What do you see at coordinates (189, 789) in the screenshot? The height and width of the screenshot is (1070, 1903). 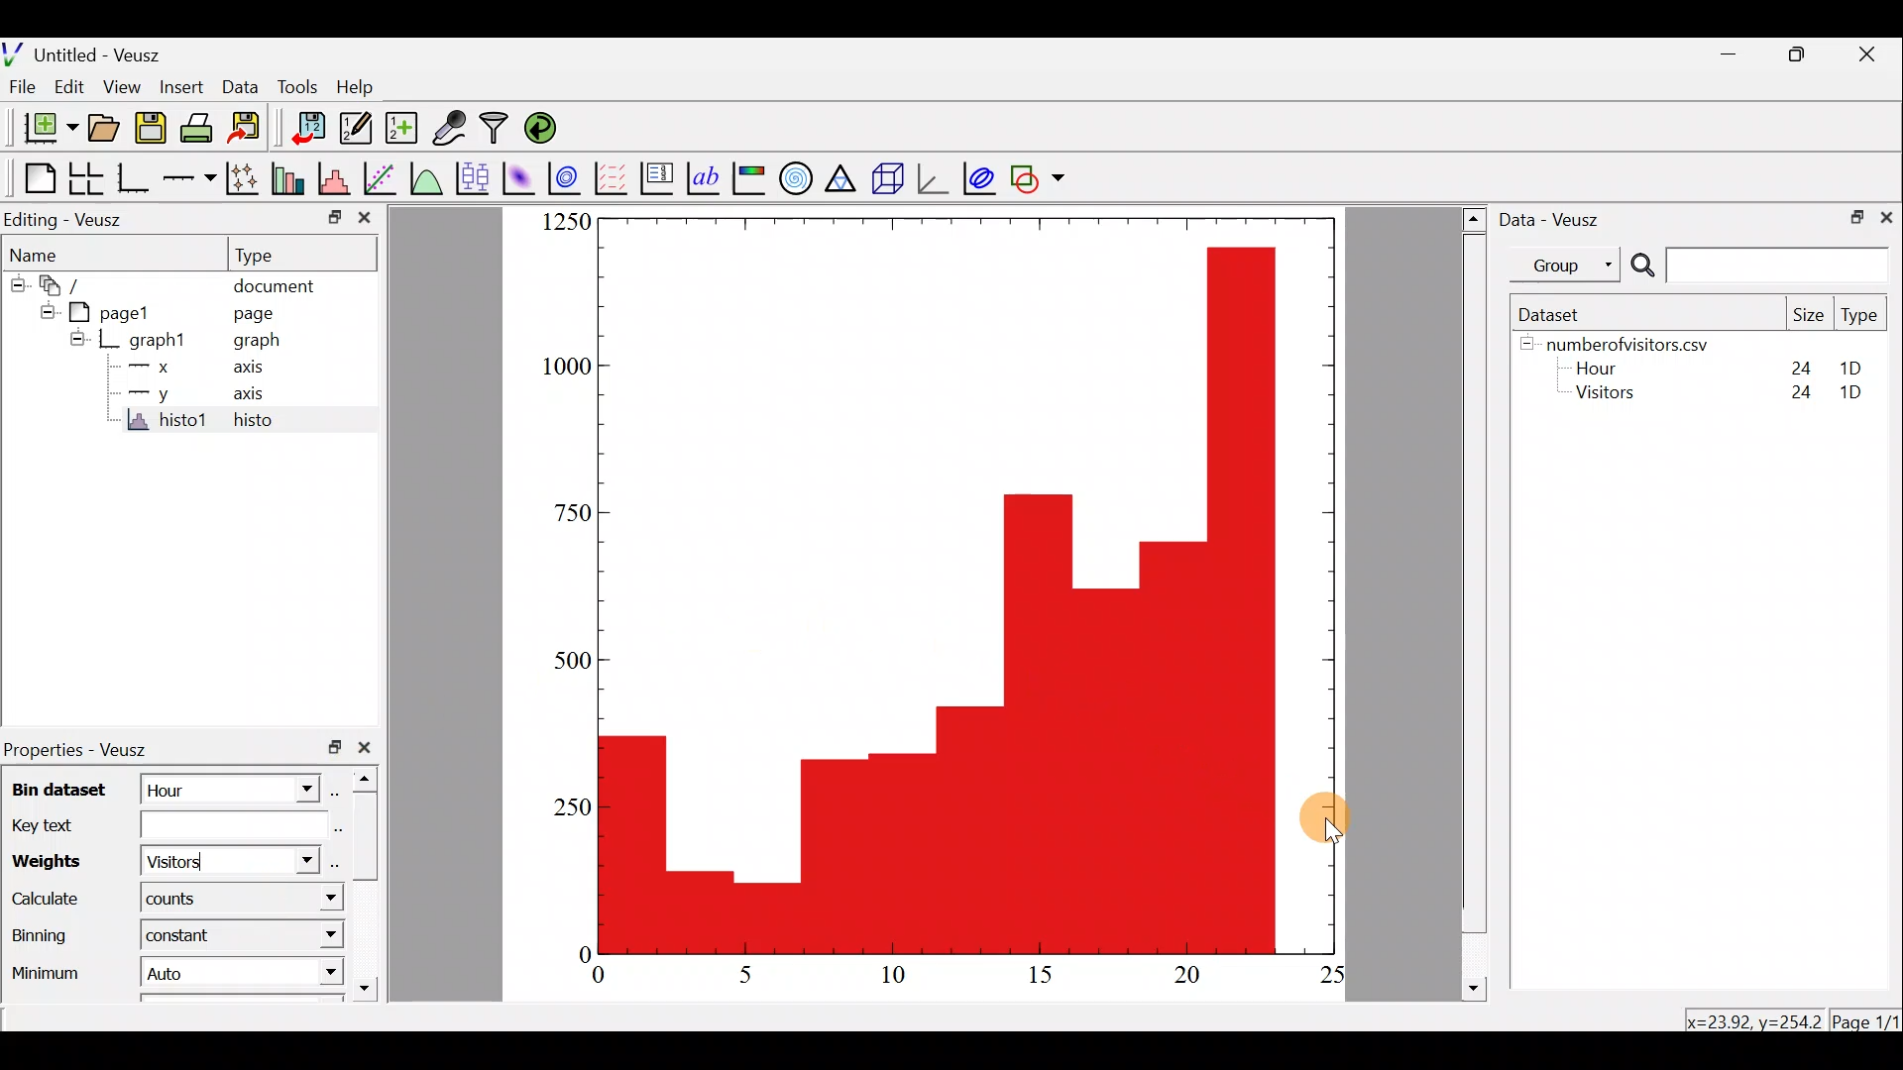 I see `Hour` at bounding box center [189, 789].